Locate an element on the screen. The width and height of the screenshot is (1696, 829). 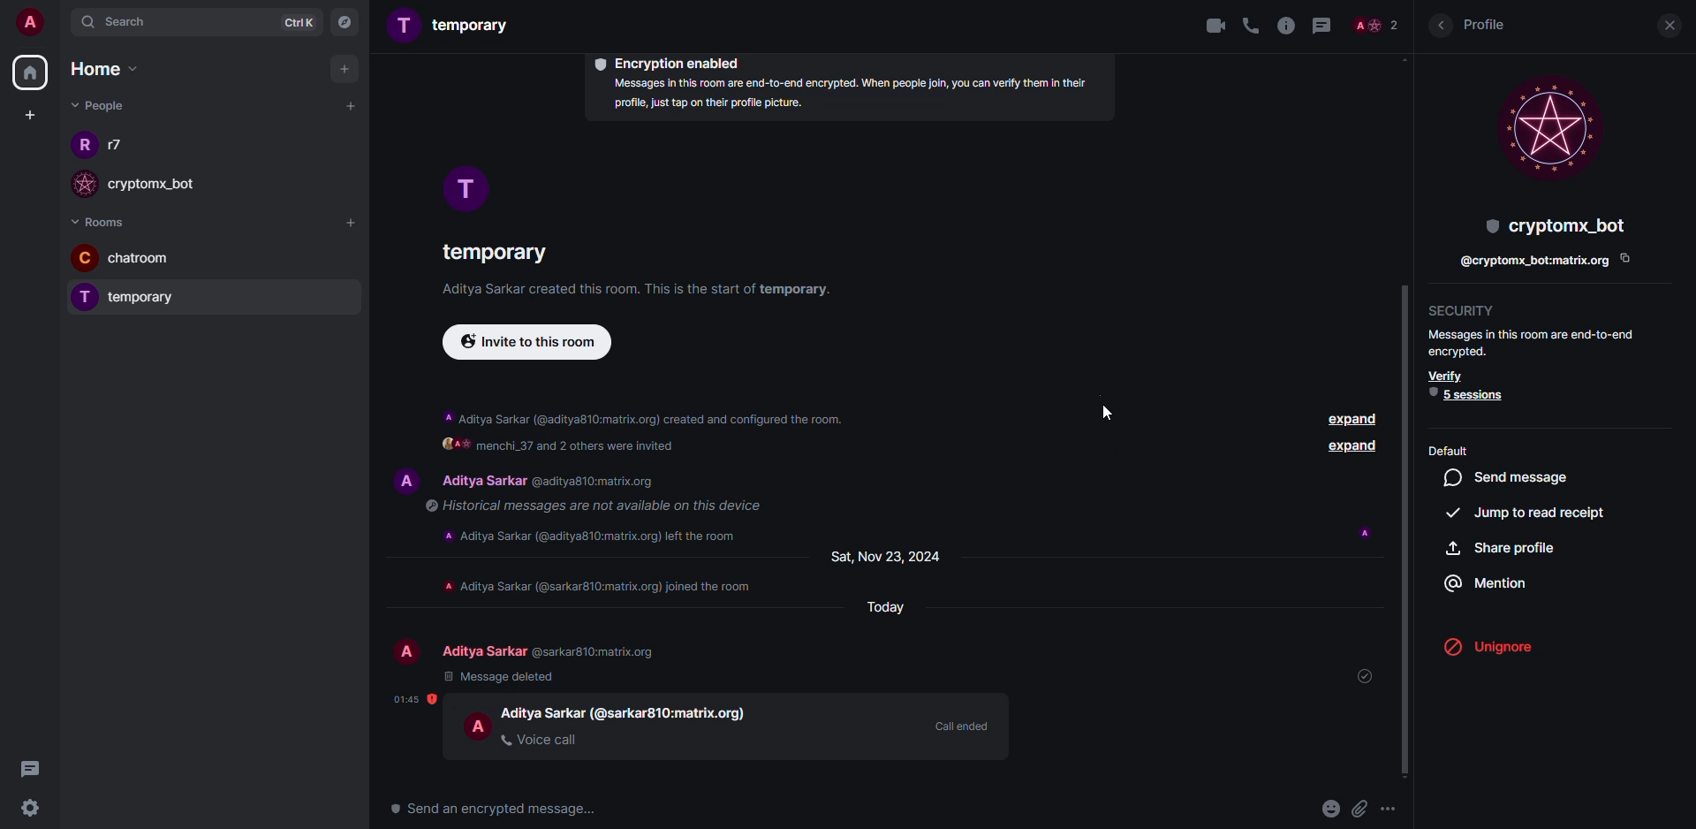
search is located at coordinates (120, 26).